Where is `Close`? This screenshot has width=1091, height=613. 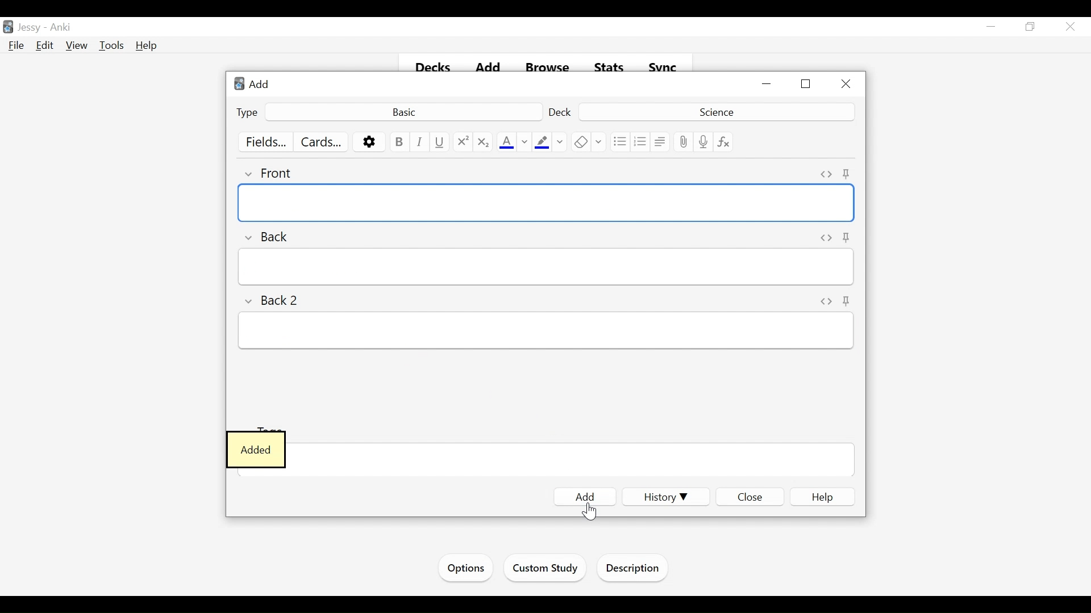 Close is located at coordinates (1069, 28).